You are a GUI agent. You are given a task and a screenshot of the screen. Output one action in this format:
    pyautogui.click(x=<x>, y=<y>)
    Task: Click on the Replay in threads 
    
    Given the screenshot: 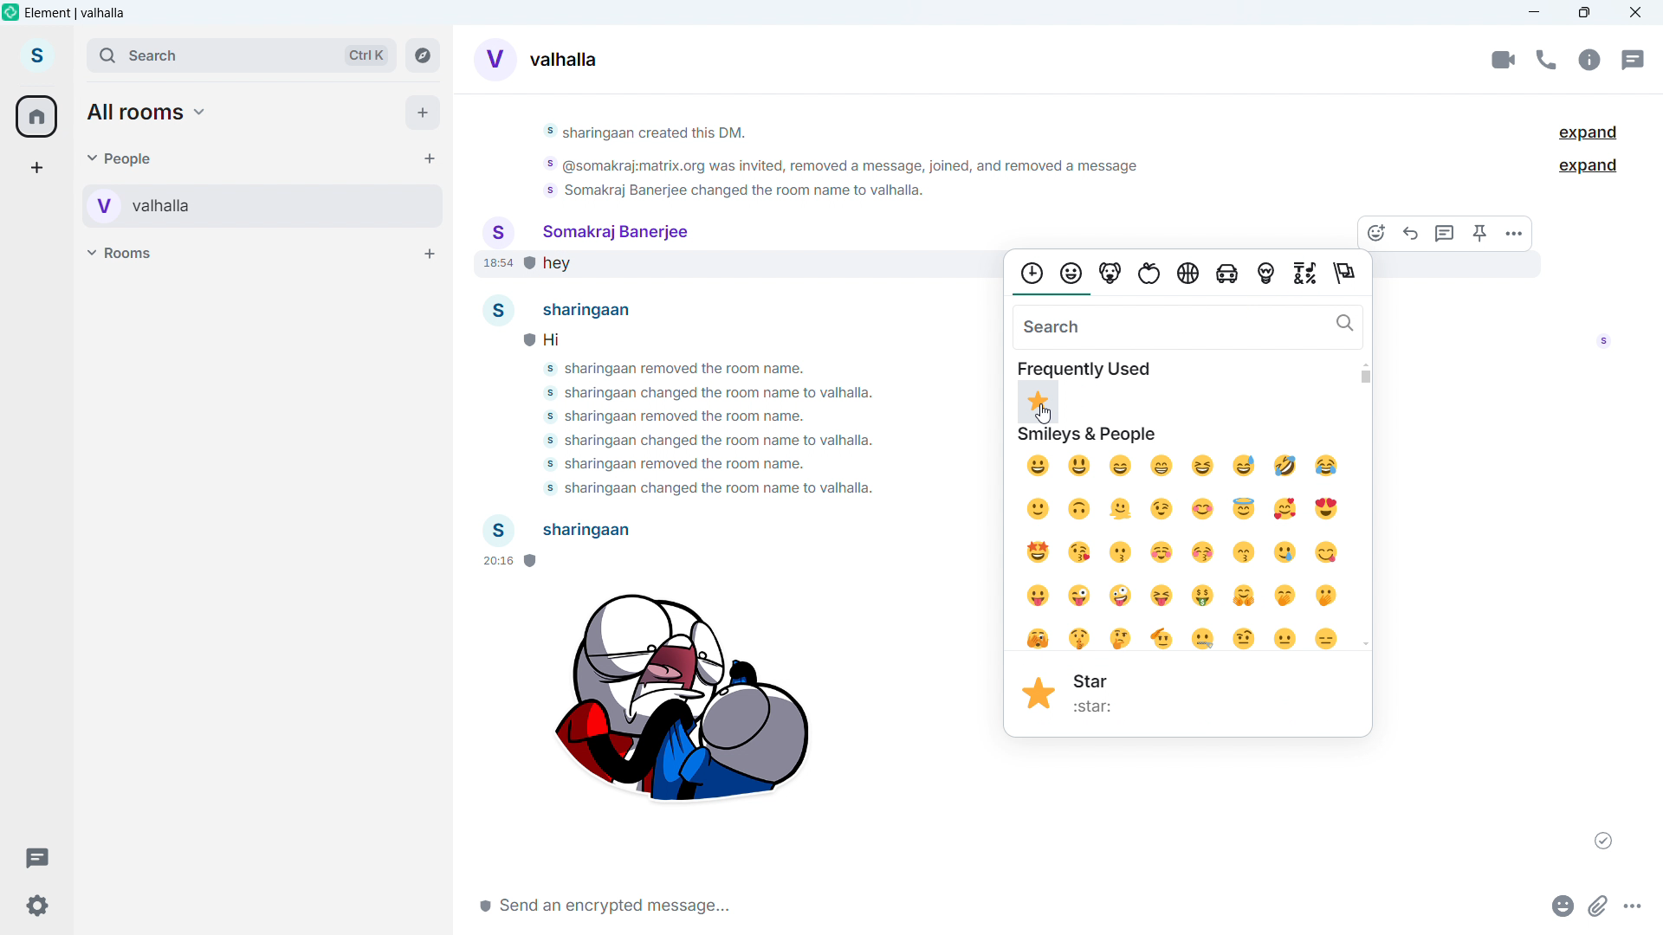 What is the action you would take?
    pyautogui.click(x=1446, y=233)
    